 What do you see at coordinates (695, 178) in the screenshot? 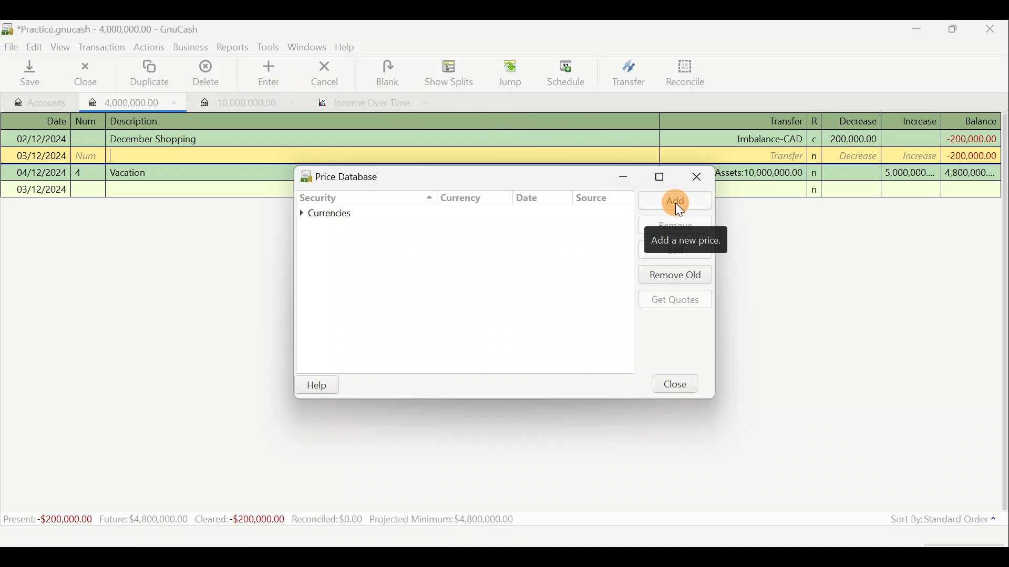
I see `Close` at bounding box center [695, 178].